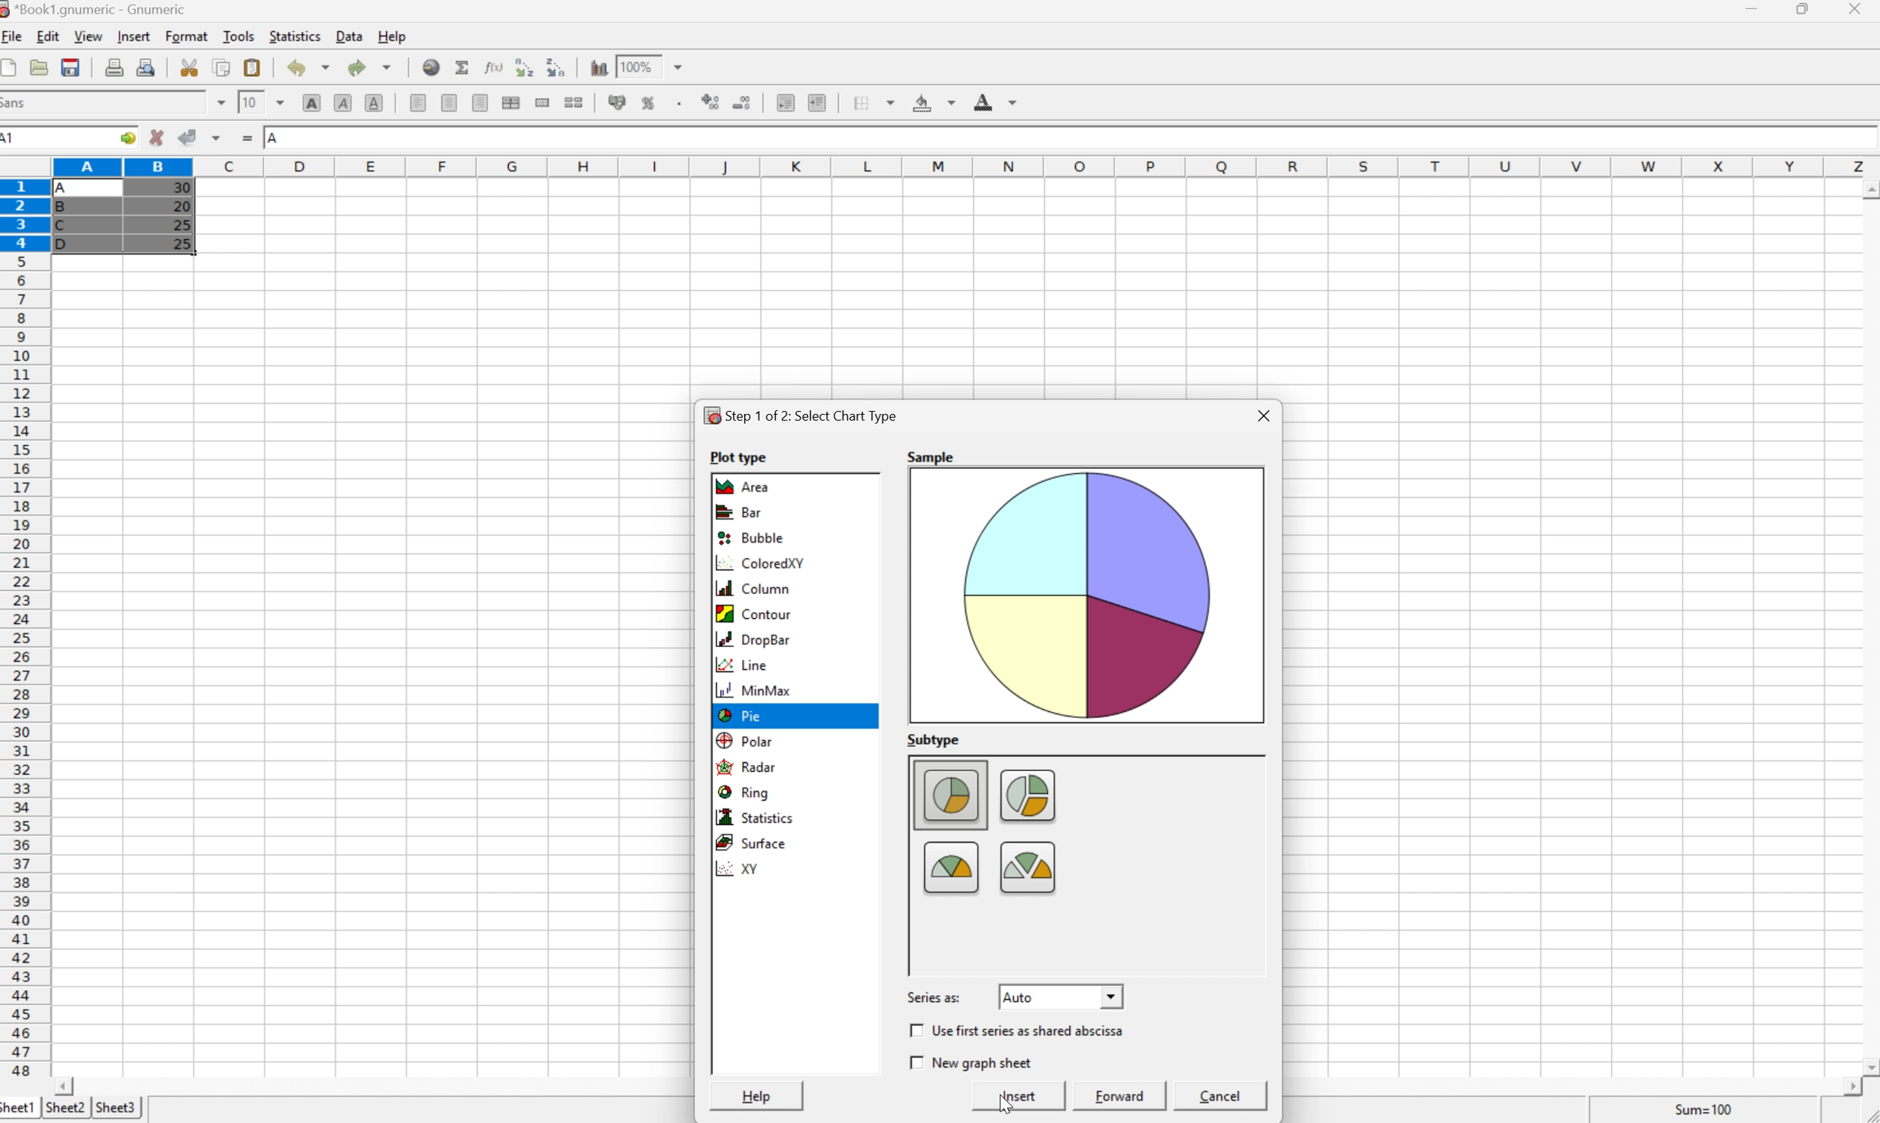 Image resolution: width=1880 pixels, height=1123 pixels. Describe the element at coordinates (572, 103) in the screenshot. I see `Split merged ranges of cells` at that location.